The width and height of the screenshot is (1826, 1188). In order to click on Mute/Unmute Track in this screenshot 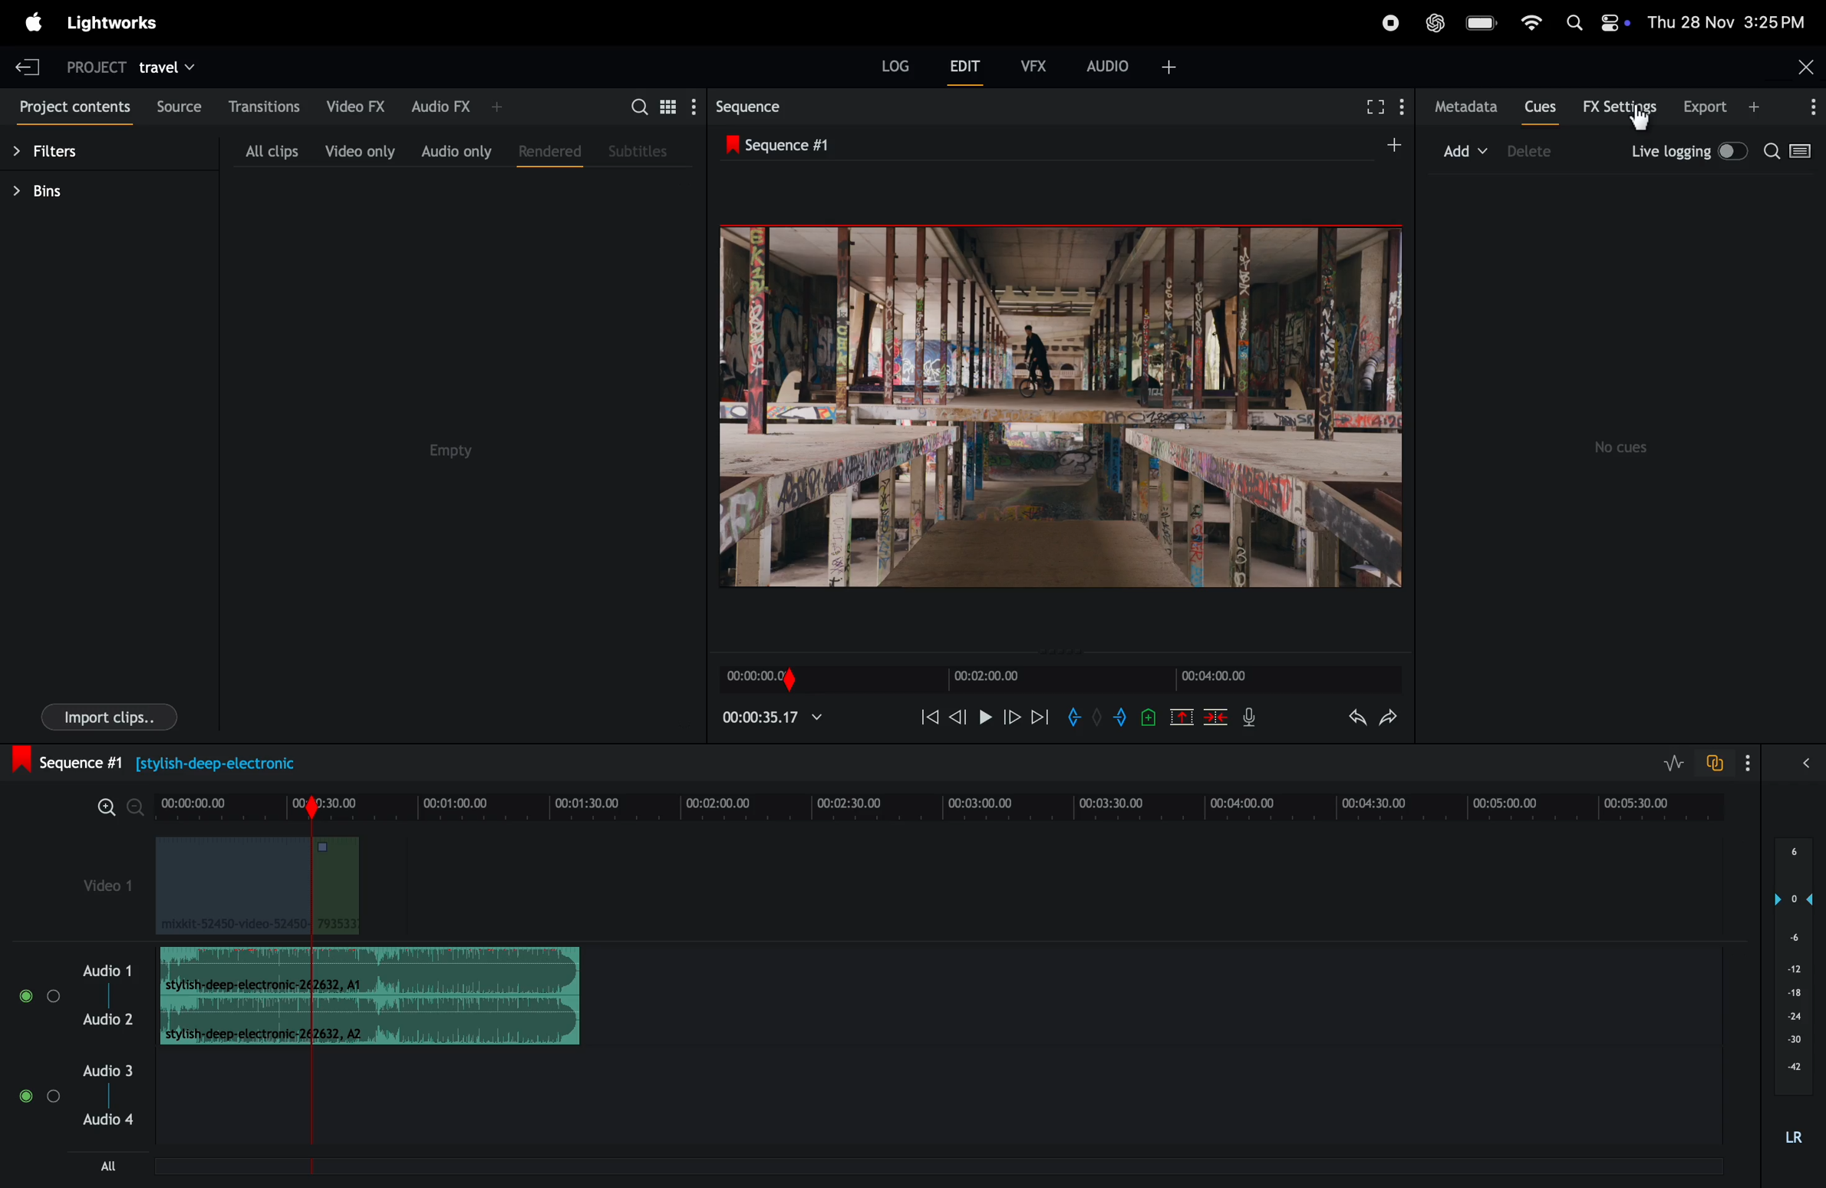, I will do `click(26, 1098)`.